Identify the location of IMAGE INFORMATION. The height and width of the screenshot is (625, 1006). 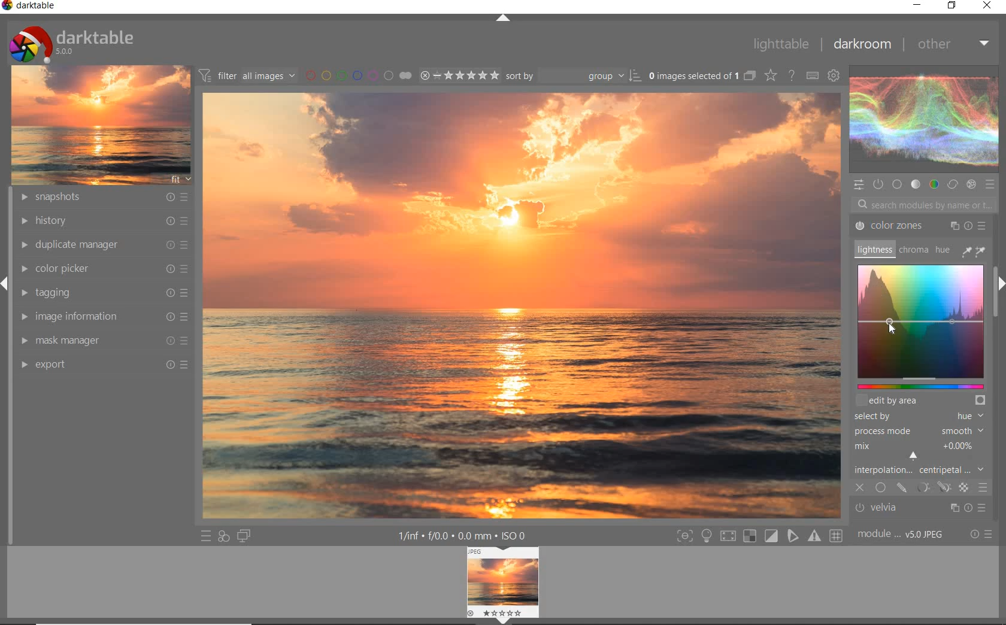
(105, 316).